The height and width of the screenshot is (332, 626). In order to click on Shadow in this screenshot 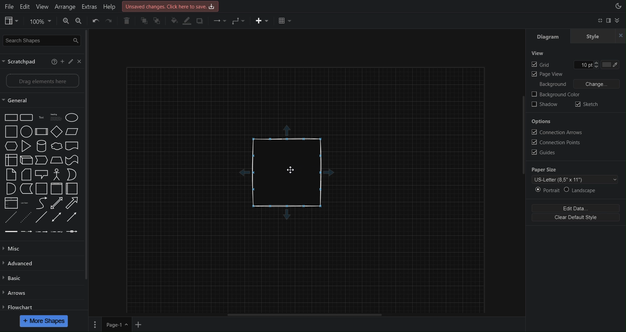, I will do `click(545, 105)`.